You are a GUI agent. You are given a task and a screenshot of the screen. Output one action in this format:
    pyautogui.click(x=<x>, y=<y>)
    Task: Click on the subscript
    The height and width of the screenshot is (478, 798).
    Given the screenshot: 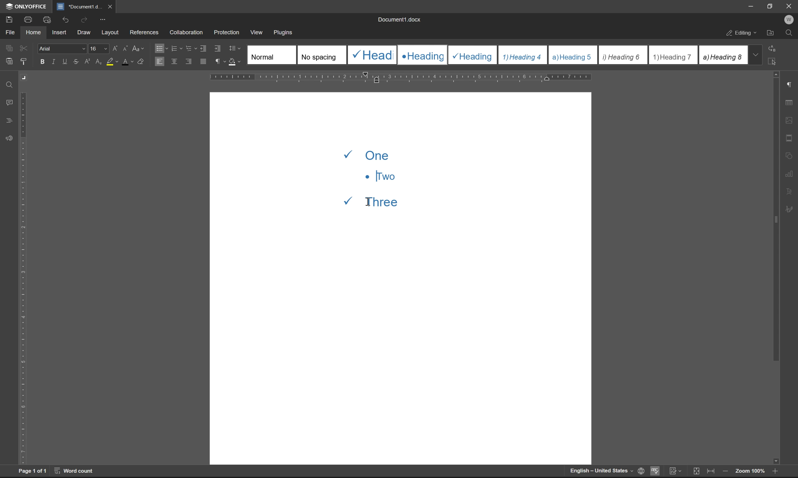 What is the action you would take?
    pyautogui.click(x=99, y=61)
    